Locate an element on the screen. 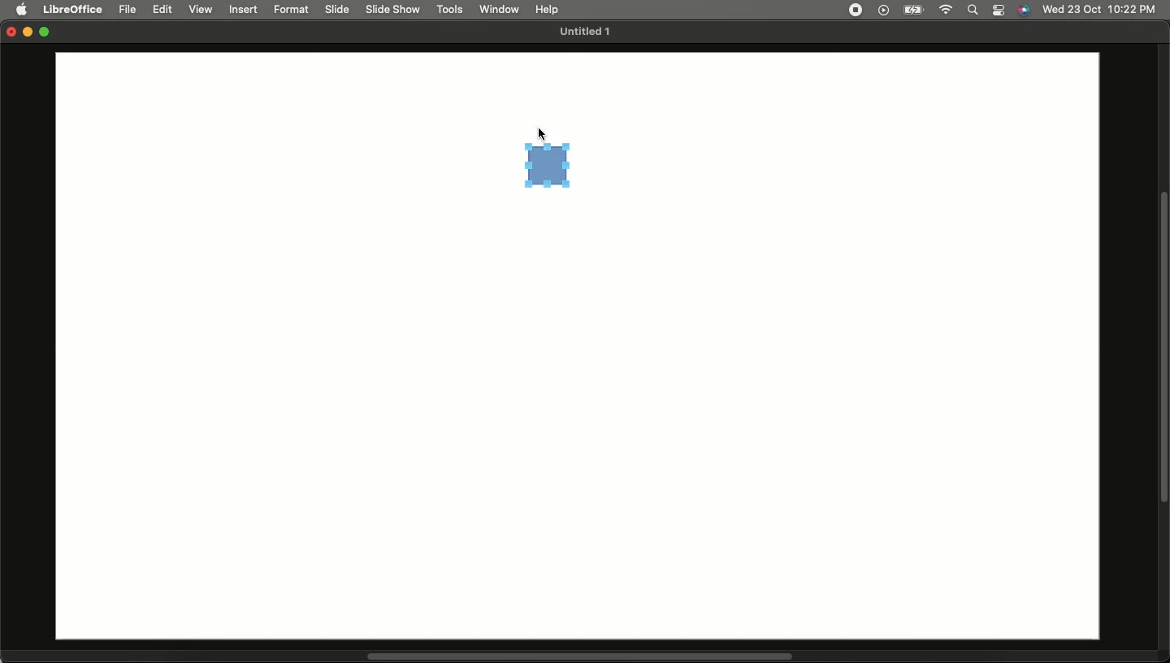 This screenshot has height=663, width=1170. LibreOffice is located at coordinates (73, 7).